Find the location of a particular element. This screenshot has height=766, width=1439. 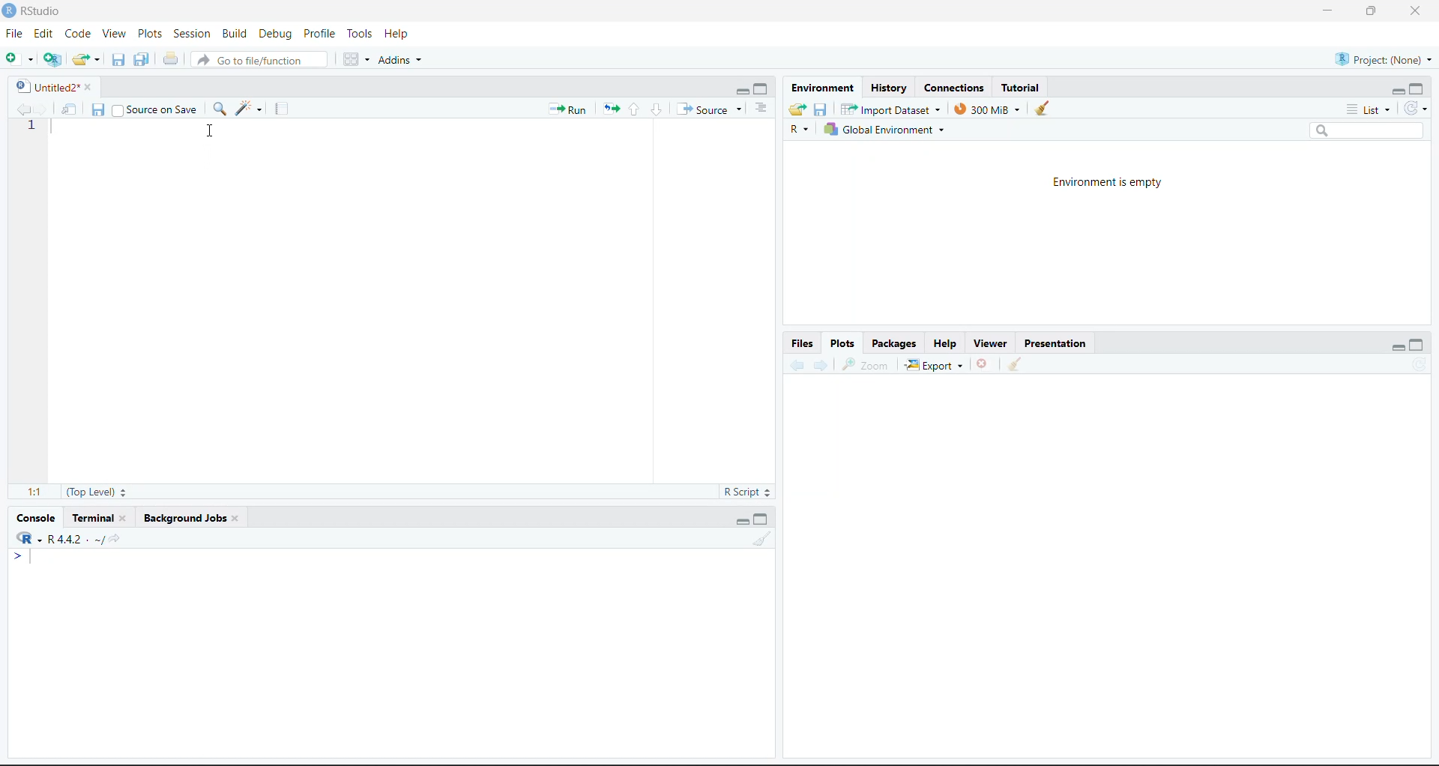

Environment is empty is located at coordinates (1100, 182).